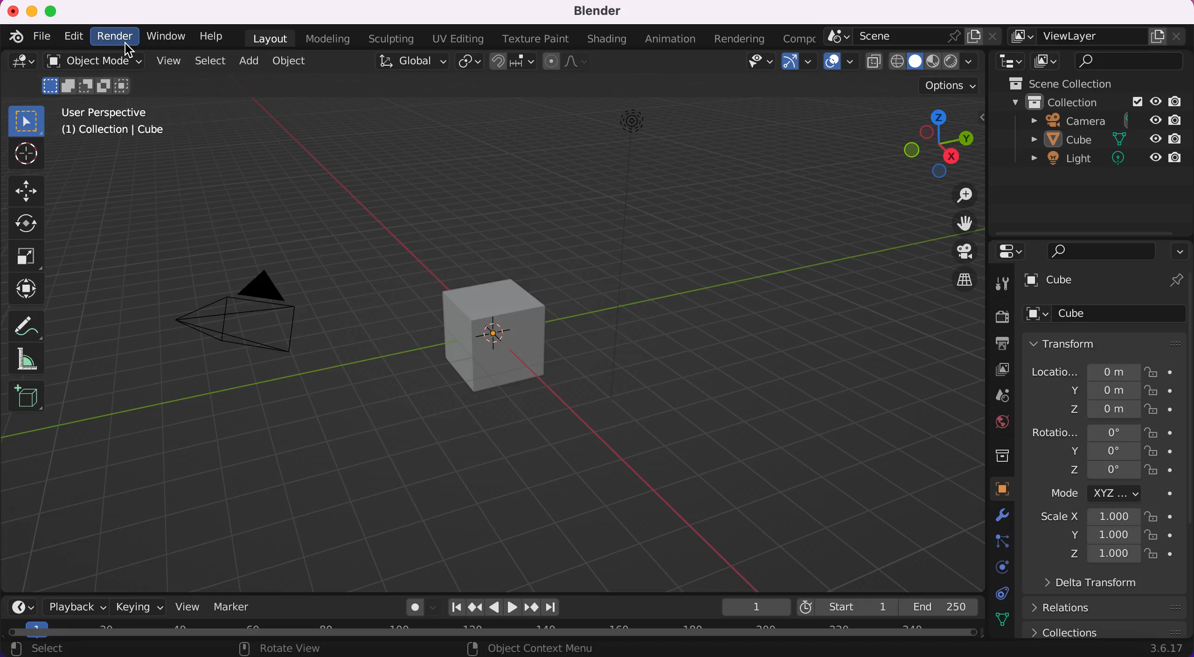 The image size is (1194, 657). What do you see at coordinates (208, 61) in the screenshot?
I see `select` at bounding box center [208, 61].